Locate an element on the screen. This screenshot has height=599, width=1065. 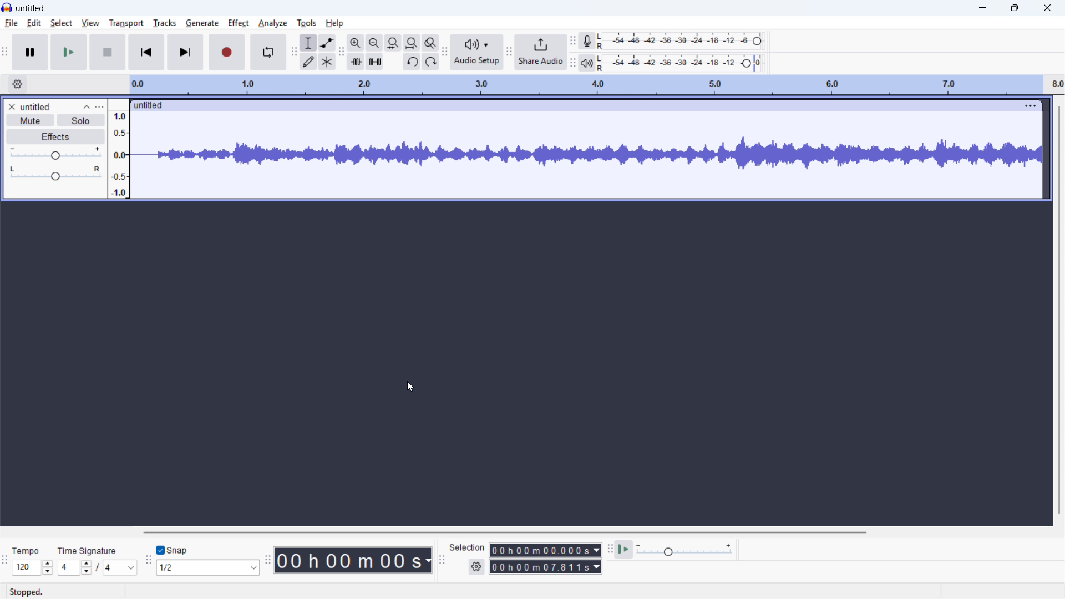
generate is located at coordinates (202, 23).